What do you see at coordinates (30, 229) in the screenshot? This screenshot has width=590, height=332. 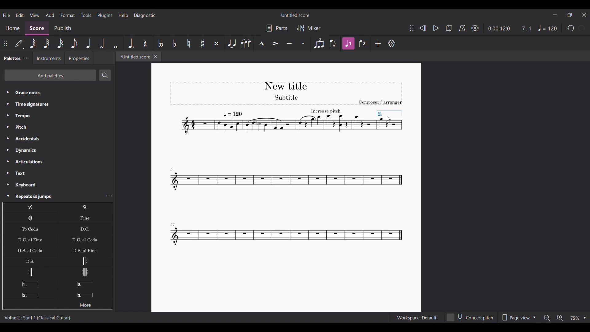 I see `To Coda` at bounding box center [30, 229].